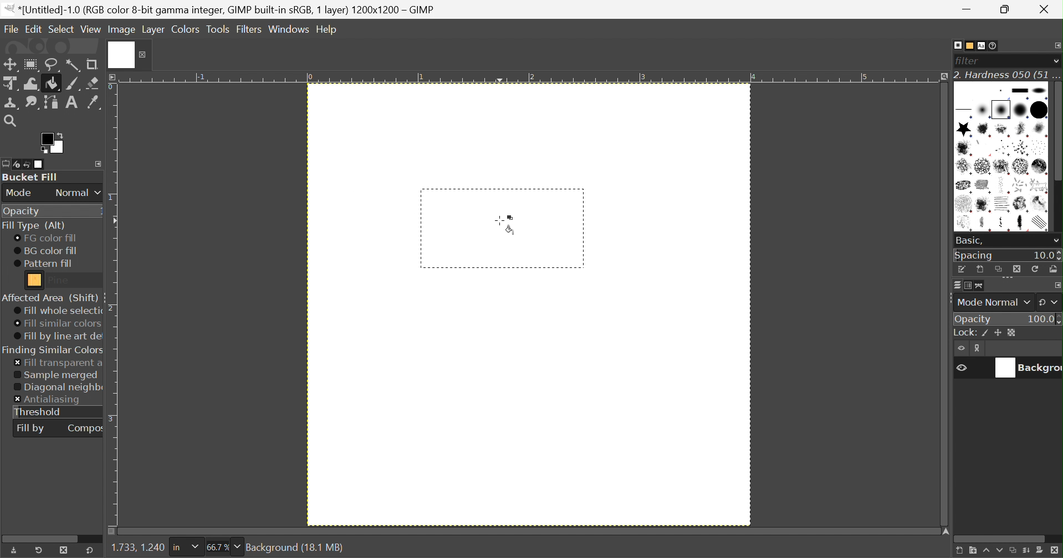 Image resolution: width=1063 pixels, height=558 pixels. I want to click on Zoom image when window size changes, so click(942, 77).